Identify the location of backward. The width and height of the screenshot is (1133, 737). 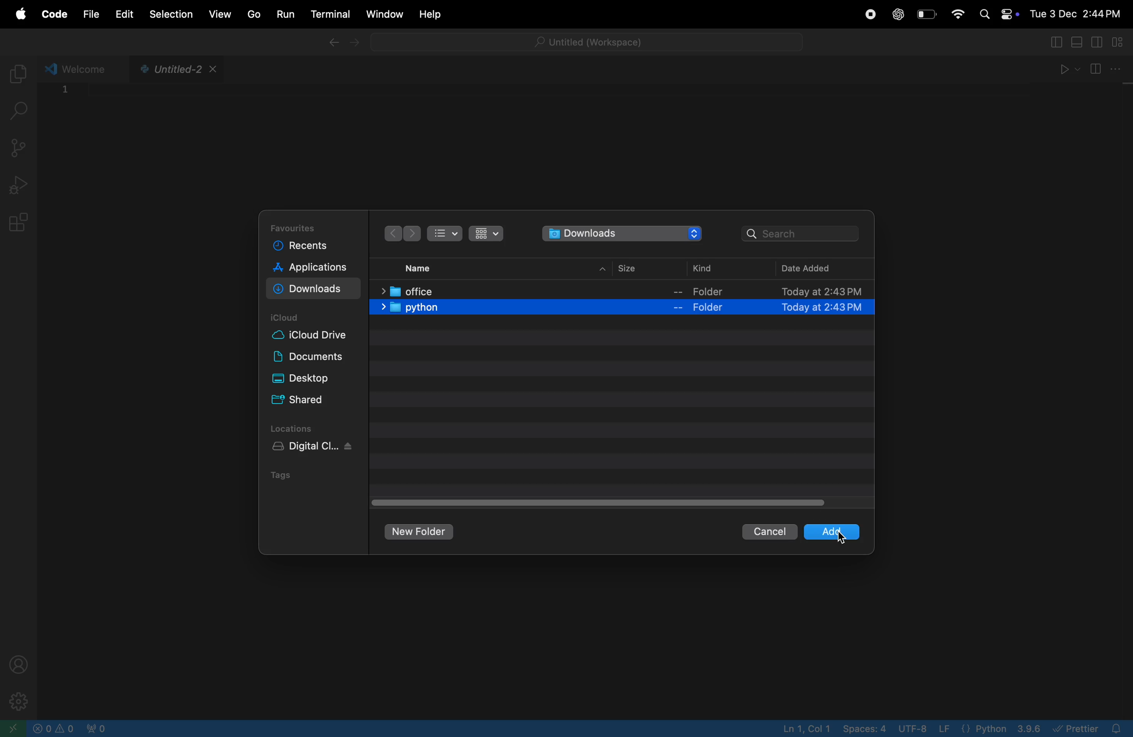
(333, 43).